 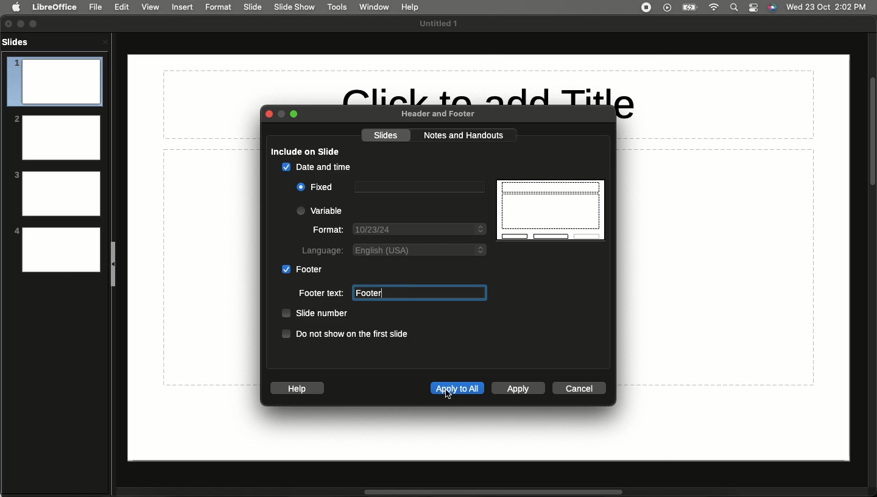 I want to click on Collapse, so click(x=114, y=263).